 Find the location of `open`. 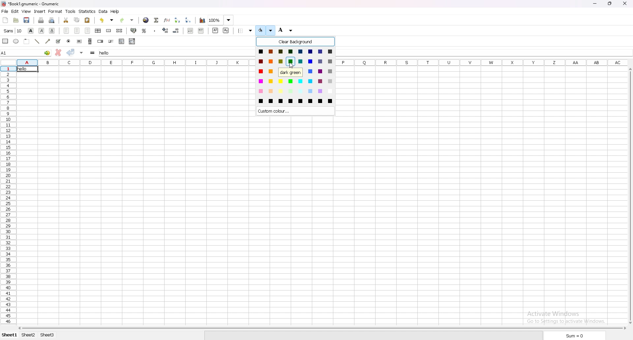

open is located at coordinates (16, 20).